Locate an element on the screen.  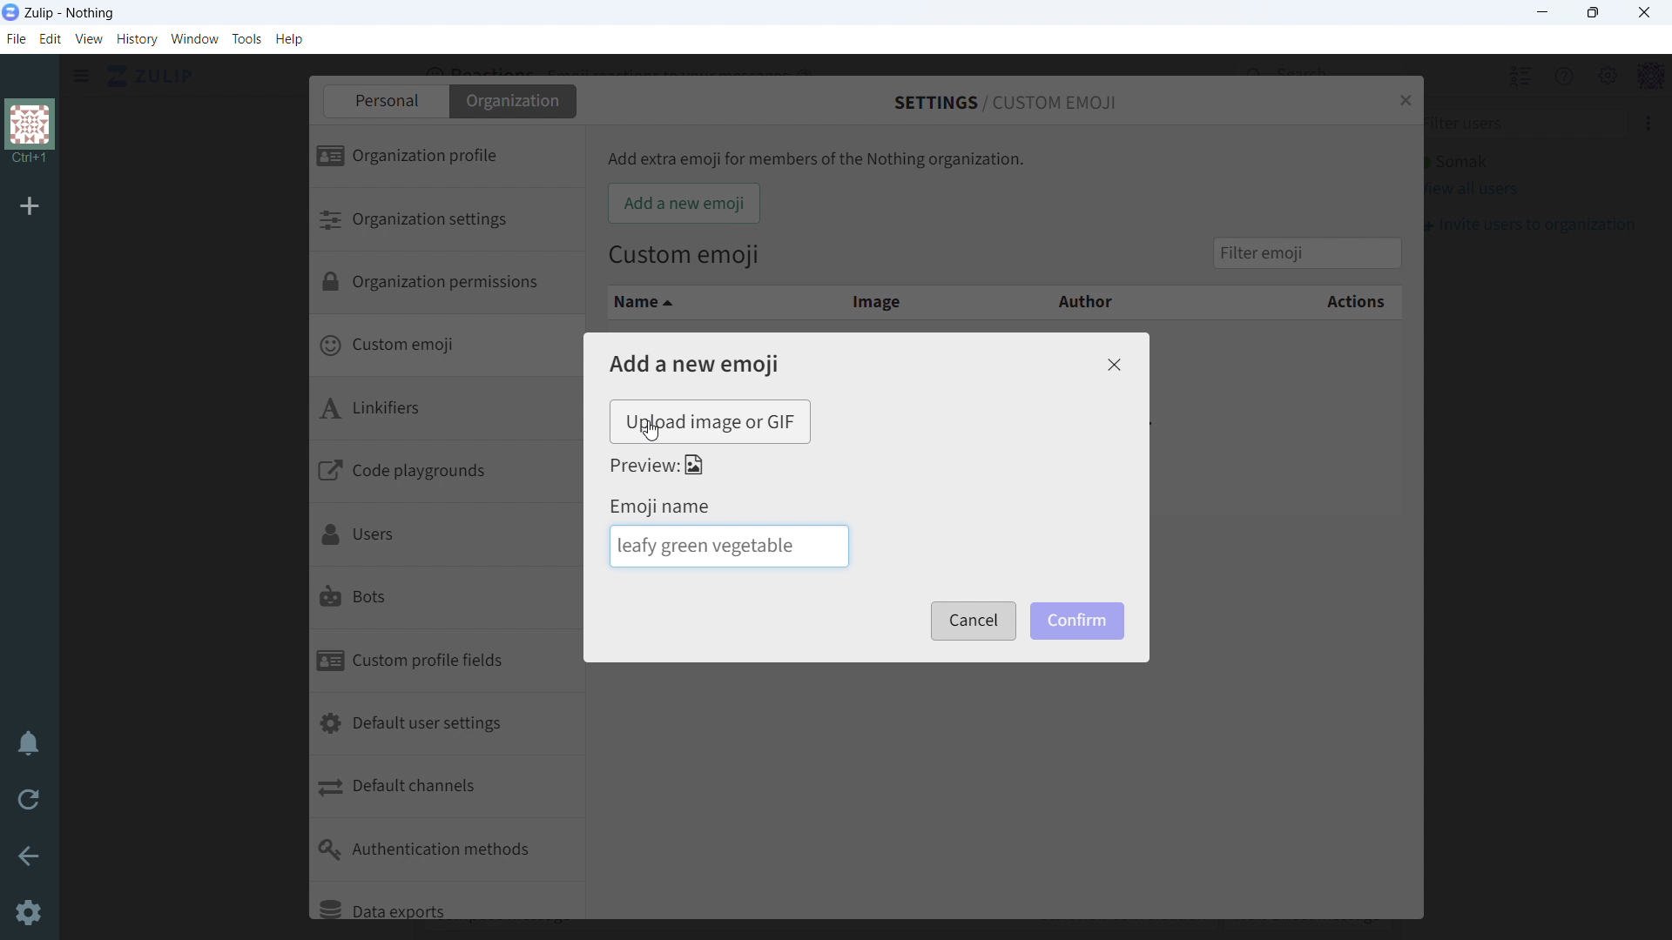
close is located at coordinates (1113, 365).